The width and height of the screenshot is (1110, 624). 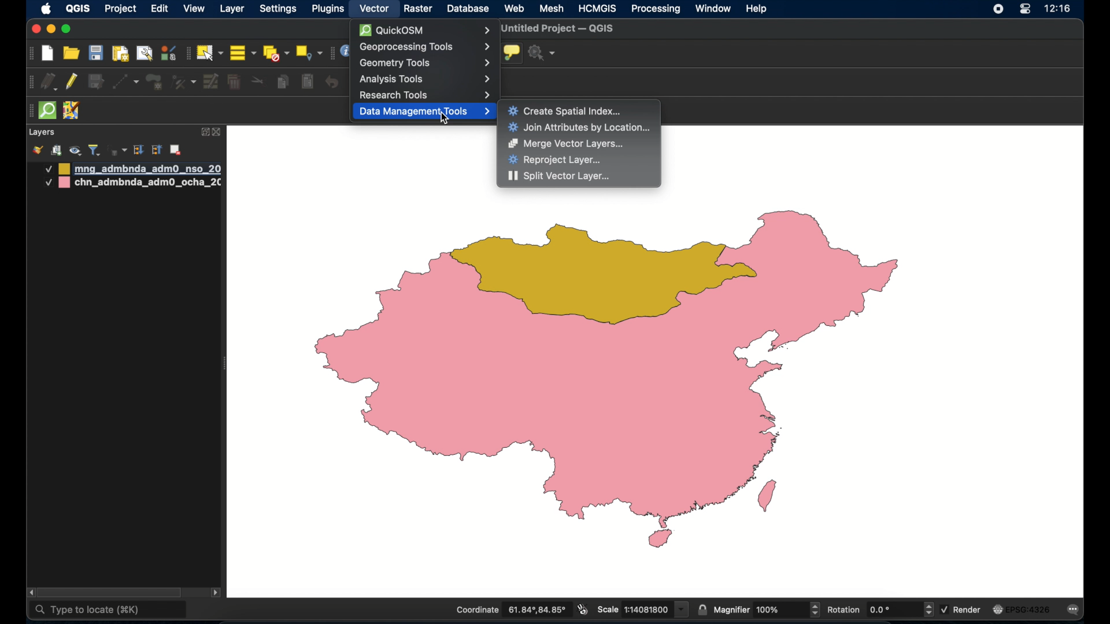 I want to click on save edits, so click(x=95, y=82).